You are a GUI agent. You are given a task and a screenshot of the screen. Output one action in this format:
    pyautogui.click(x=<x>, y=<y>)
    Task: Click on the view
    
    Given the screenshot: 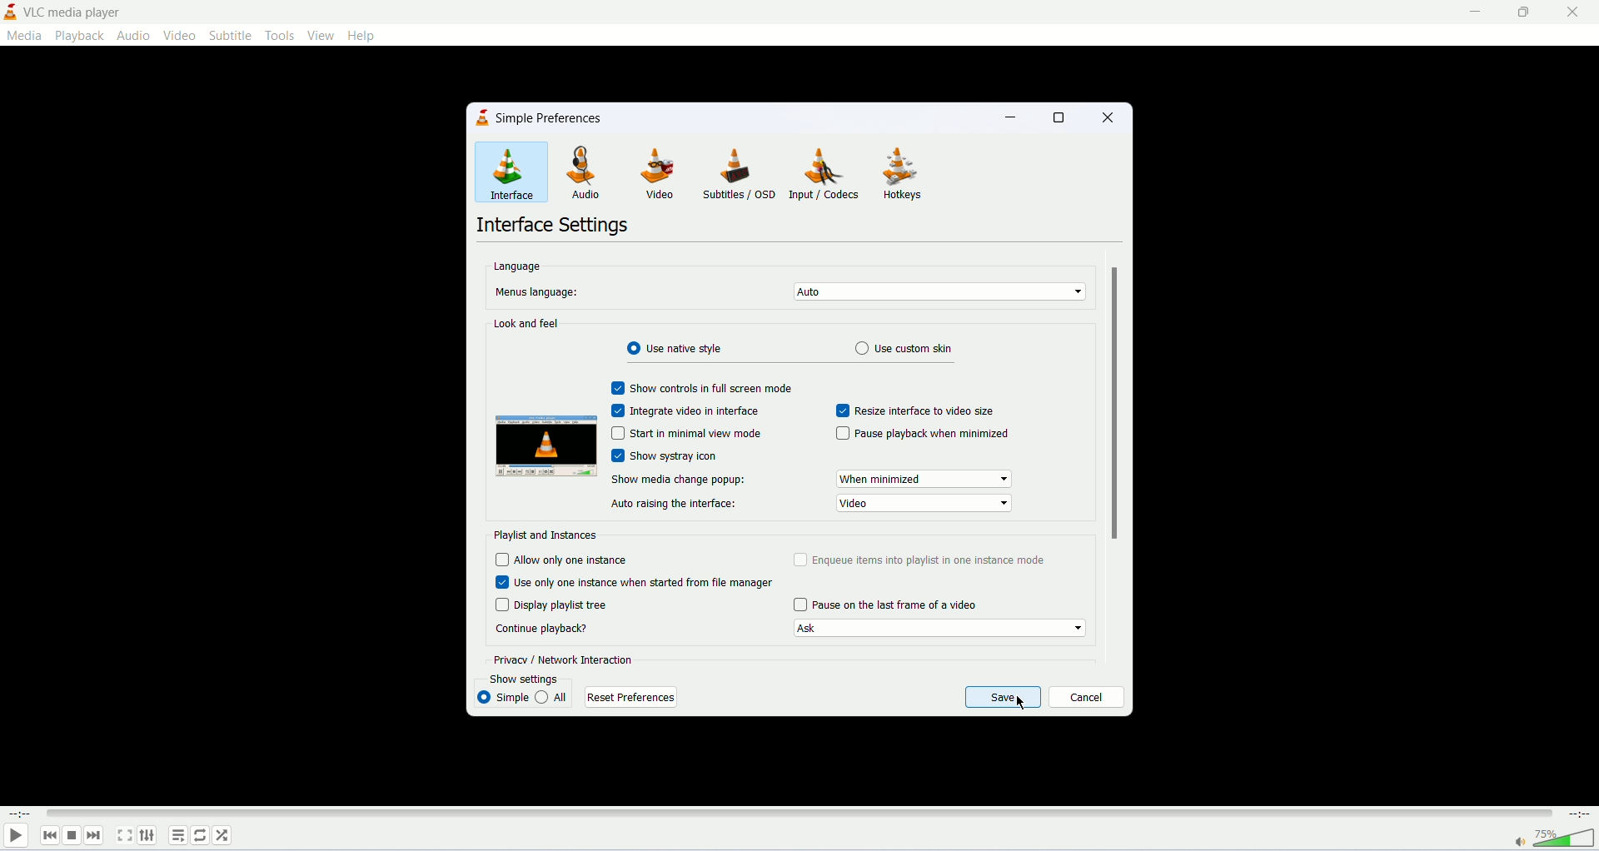 What is the action you would take?
    pyautogui.click(x=321, y=35)
    